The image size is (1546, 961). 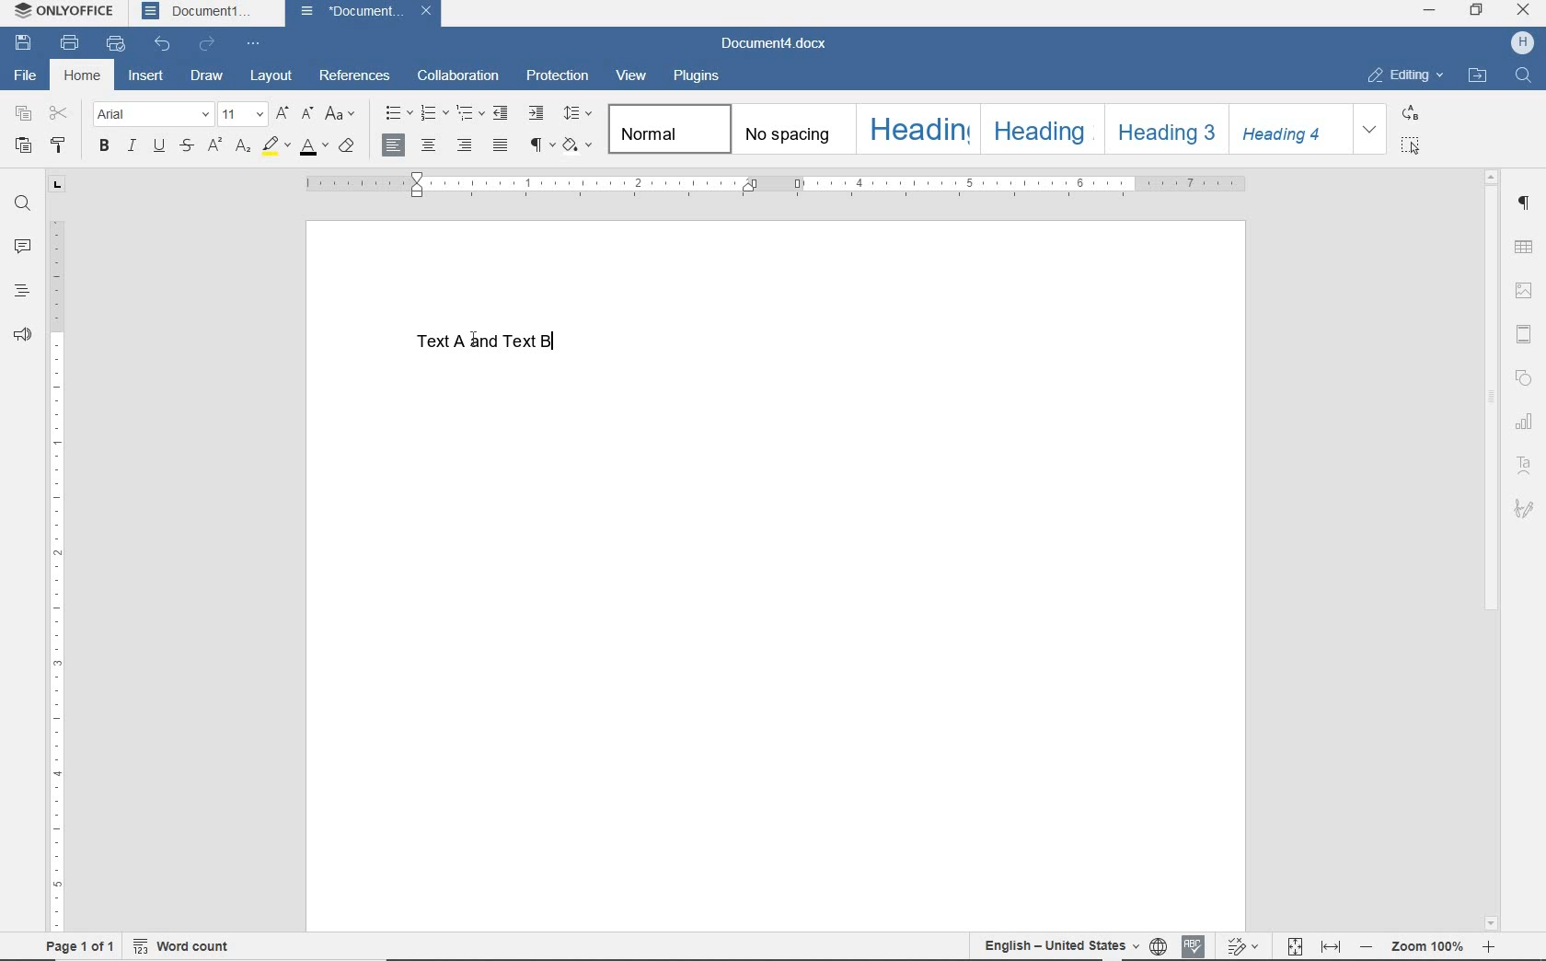 I want to click on TAB STOP, so click(x=56, y=185).